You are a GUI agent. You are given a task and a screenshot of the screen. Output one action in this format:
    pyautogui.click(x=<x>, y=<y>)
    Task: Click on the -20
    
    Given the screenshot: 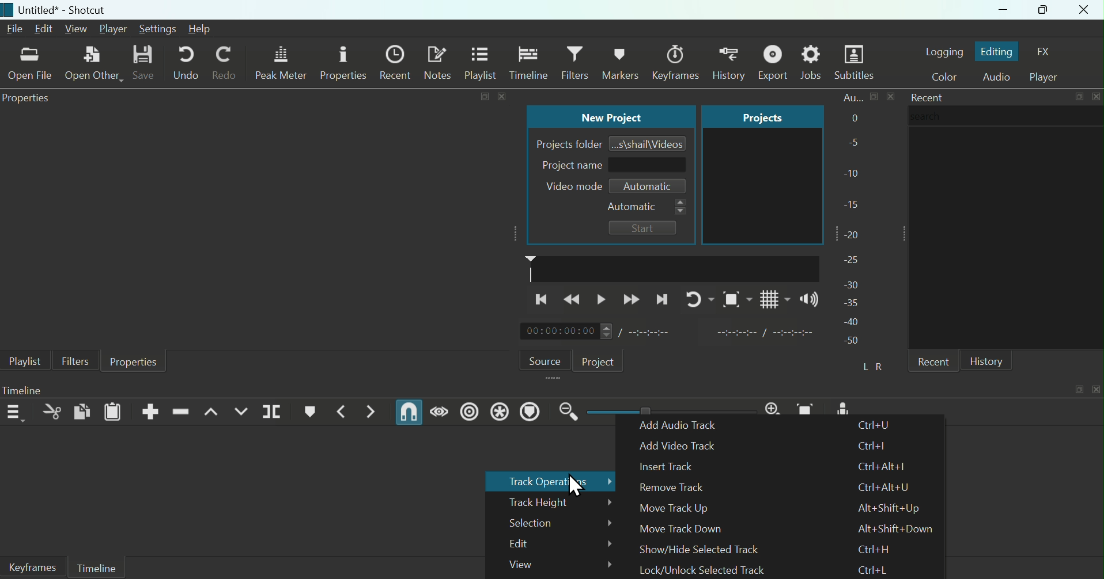 What is the action you would take?
    pyautogui.click(x=855, y=233)
    